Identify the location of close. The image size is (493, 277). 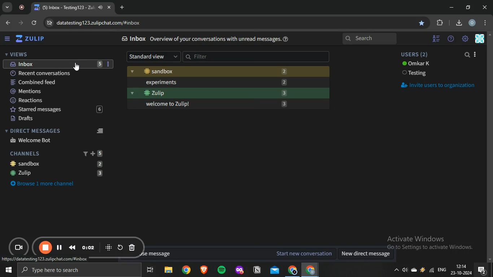
(486, 7).